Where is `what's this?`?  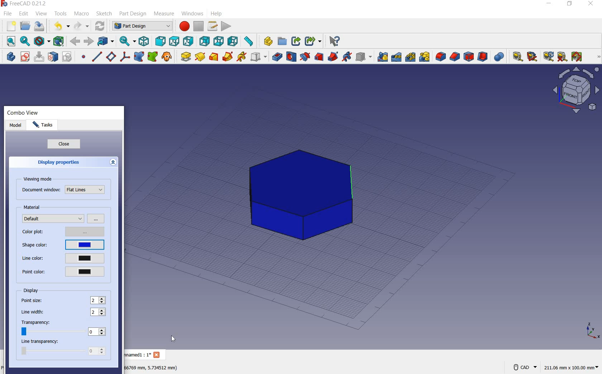 what's this? is located at coordinates (334, 42).